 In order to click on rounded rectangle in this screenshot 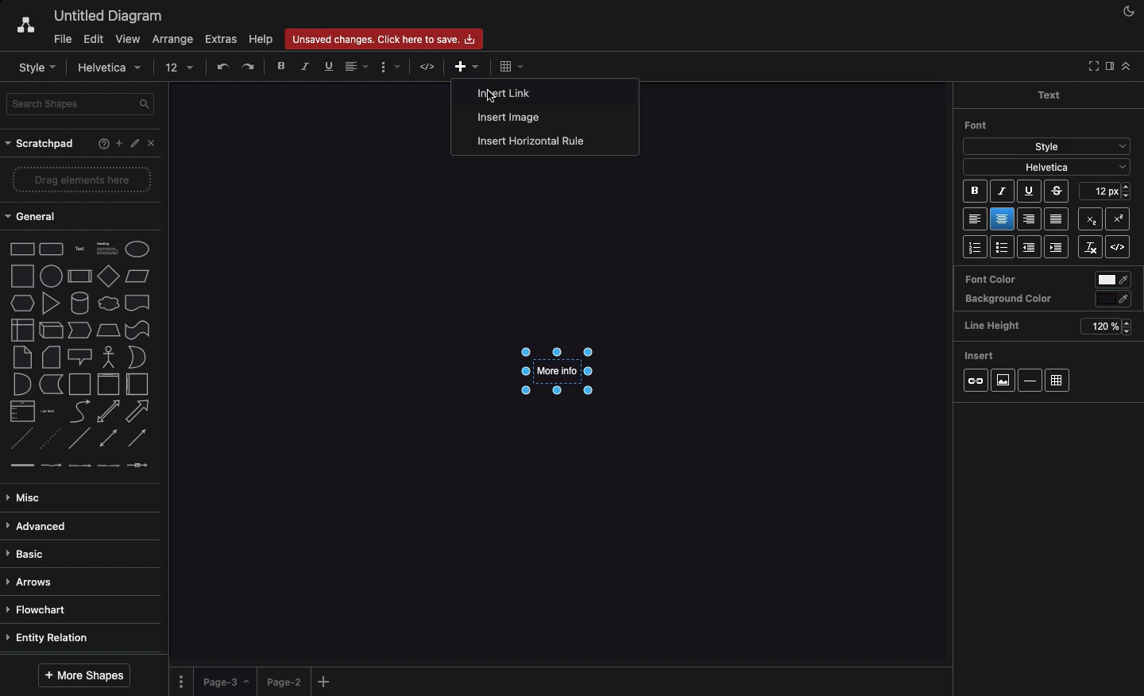, I will do `click(52, 248)`.